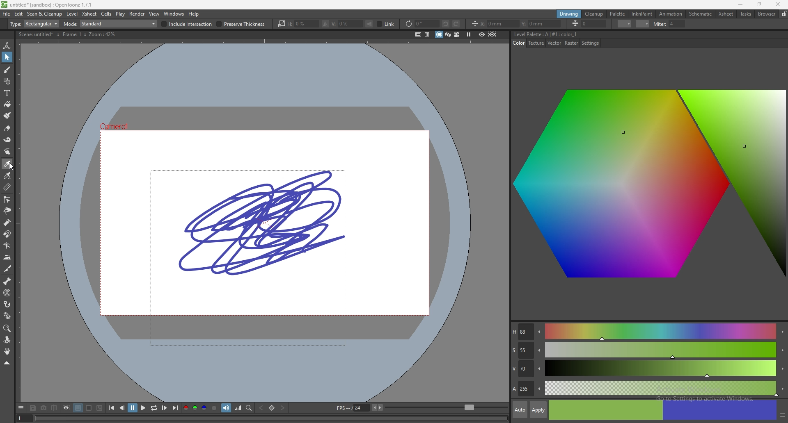 Image resolution: width=788 pixels, height=423 pixels. I want to click on zoom, so click(447, 408).